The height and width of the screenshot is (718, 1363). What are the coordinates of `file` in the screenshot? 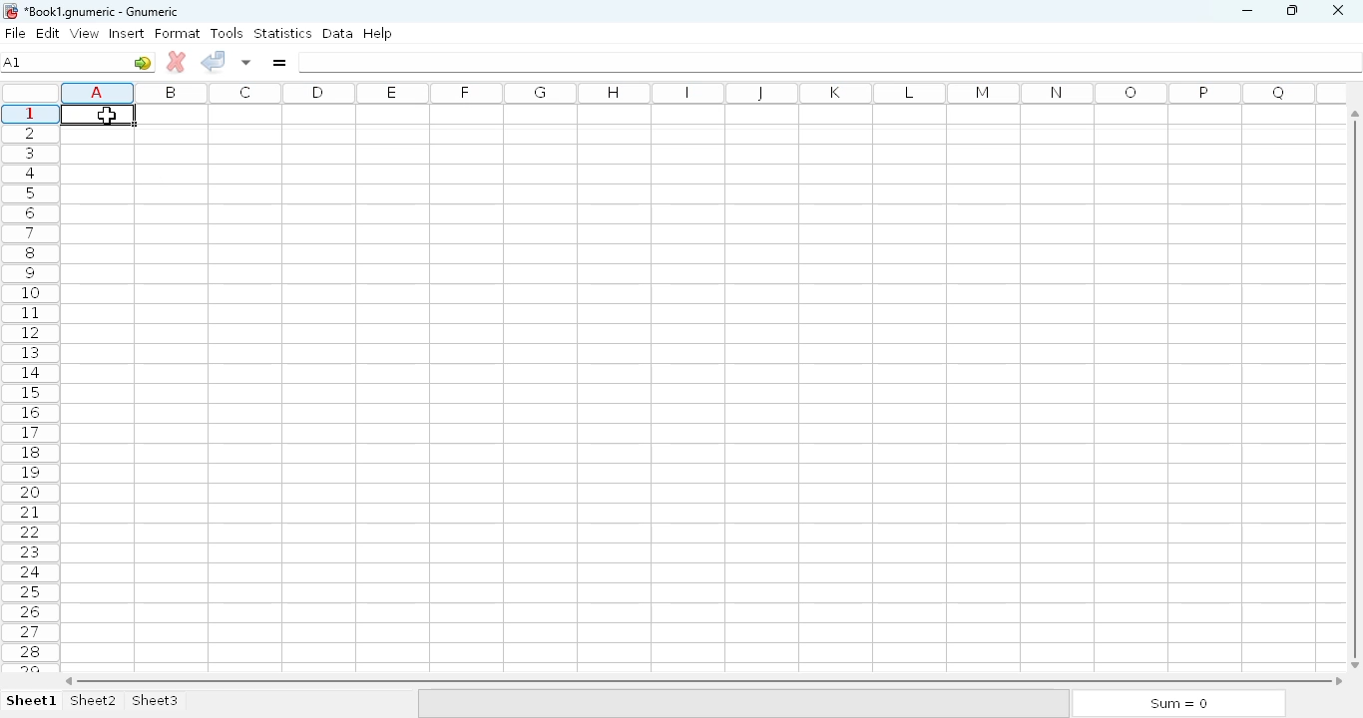 It's located at (15, 33).